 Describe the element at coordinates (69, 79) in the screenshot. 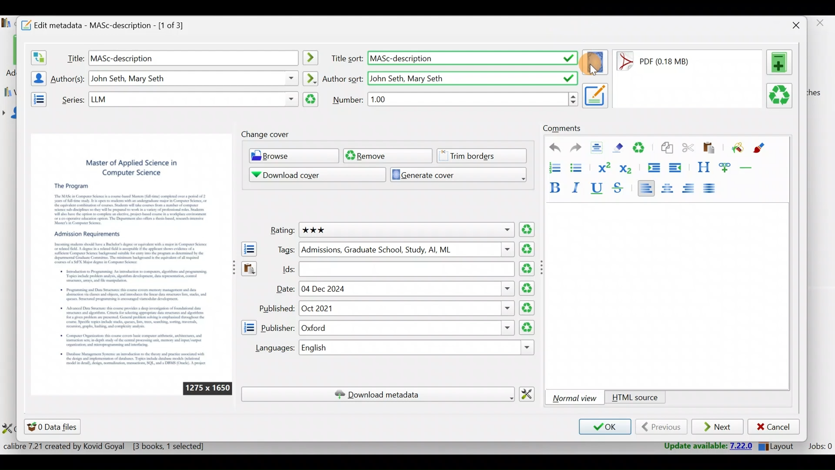

I see `Authors` at that location.